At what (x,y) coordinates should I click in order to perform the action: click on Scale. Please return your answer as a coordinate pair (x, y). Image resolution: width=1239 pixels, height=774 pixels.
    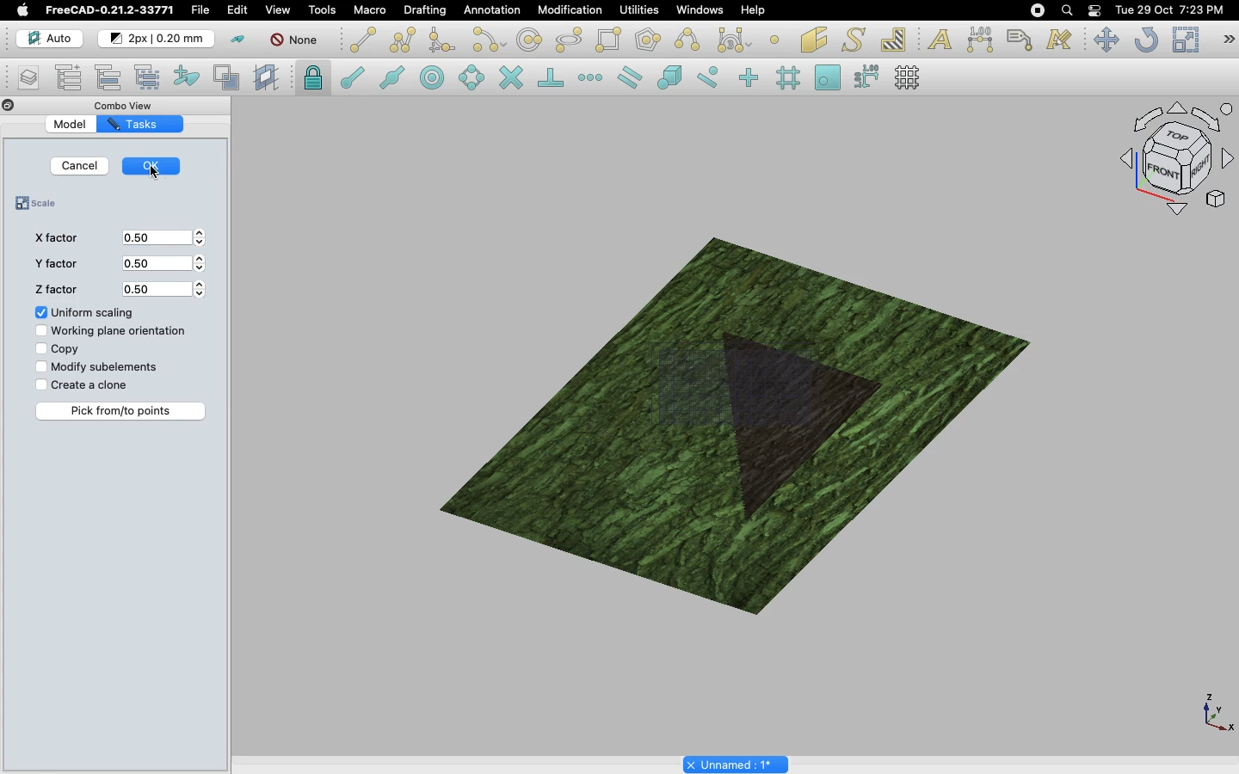
    Looking at the image, I should click on (1184, 39).